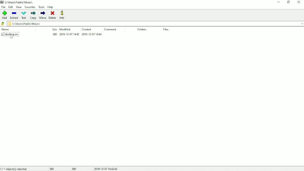  I want to click on Files, so click(166, 29).